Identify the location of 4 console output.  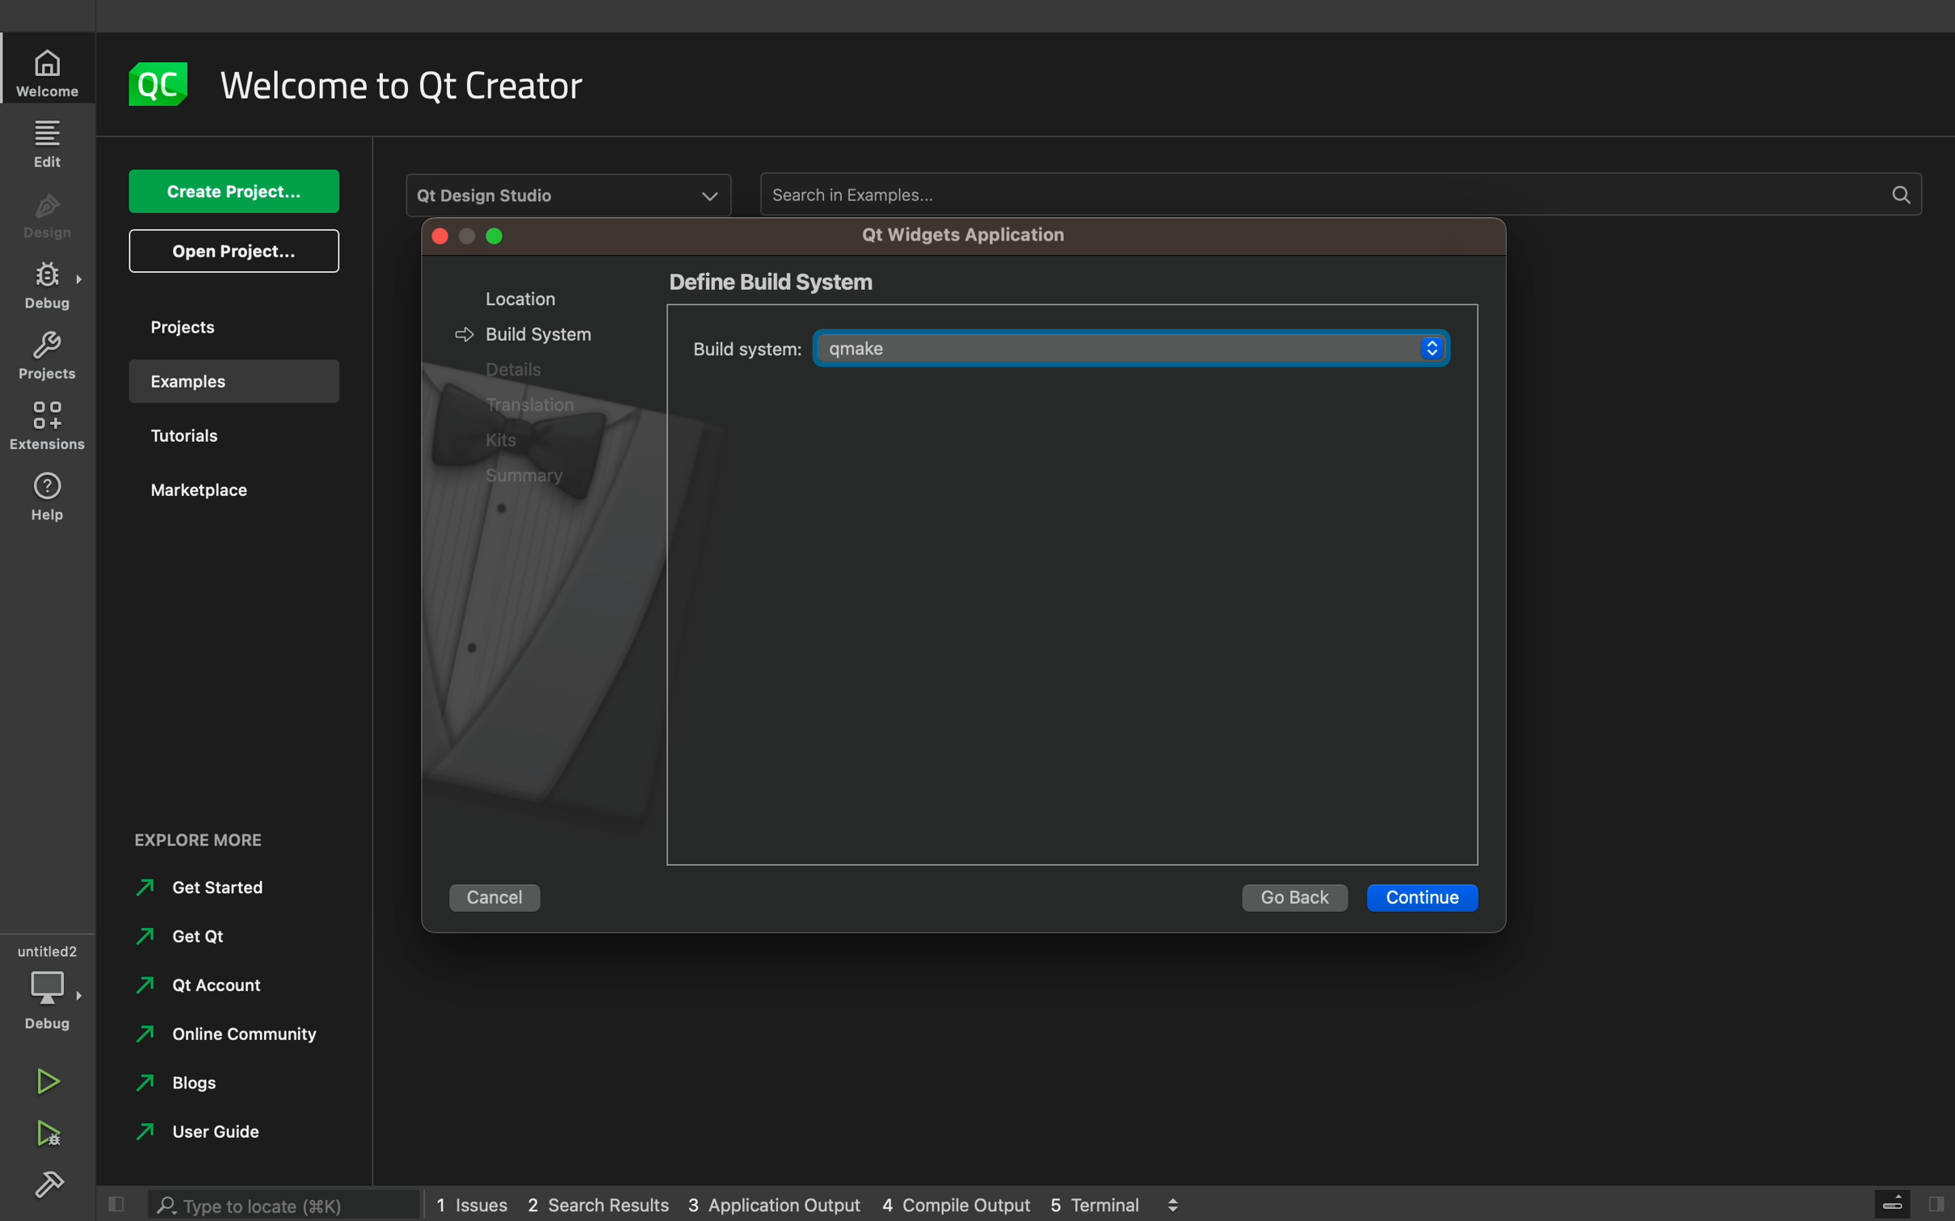
(960, 1206).